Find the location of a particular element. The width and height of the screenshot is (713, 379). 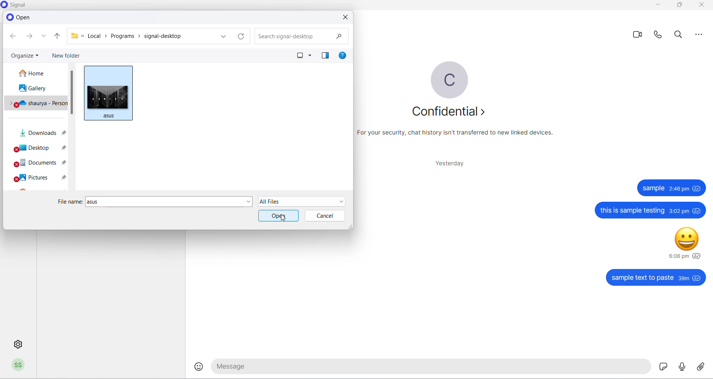

sample text to paste is located at coordinates (642, 278).